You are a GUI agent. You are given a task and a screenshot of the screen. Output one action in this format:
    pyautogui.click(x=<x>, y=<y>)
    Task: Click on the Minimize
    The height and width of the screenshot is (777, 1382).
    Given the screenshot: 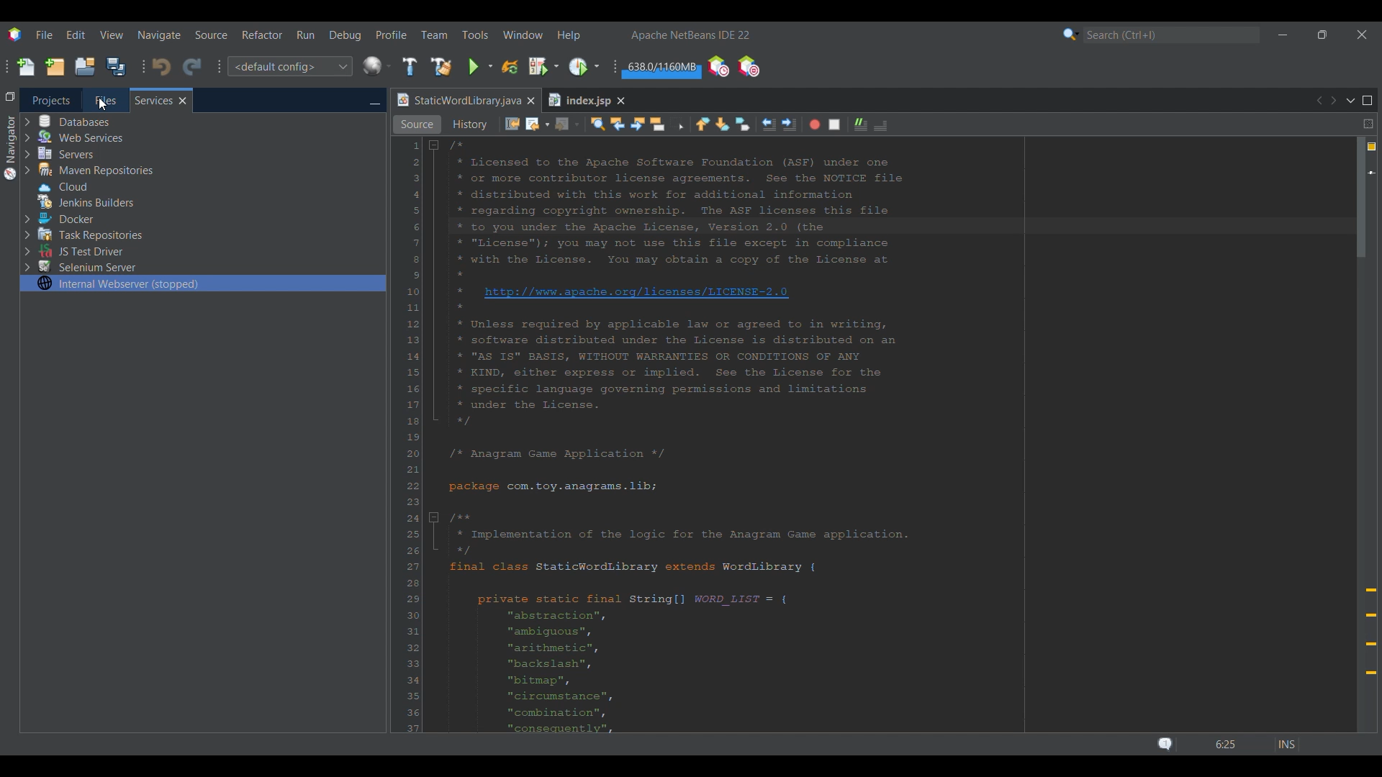 What is the action you would take?
    pyautogui.click(x=1283, y=35)
    